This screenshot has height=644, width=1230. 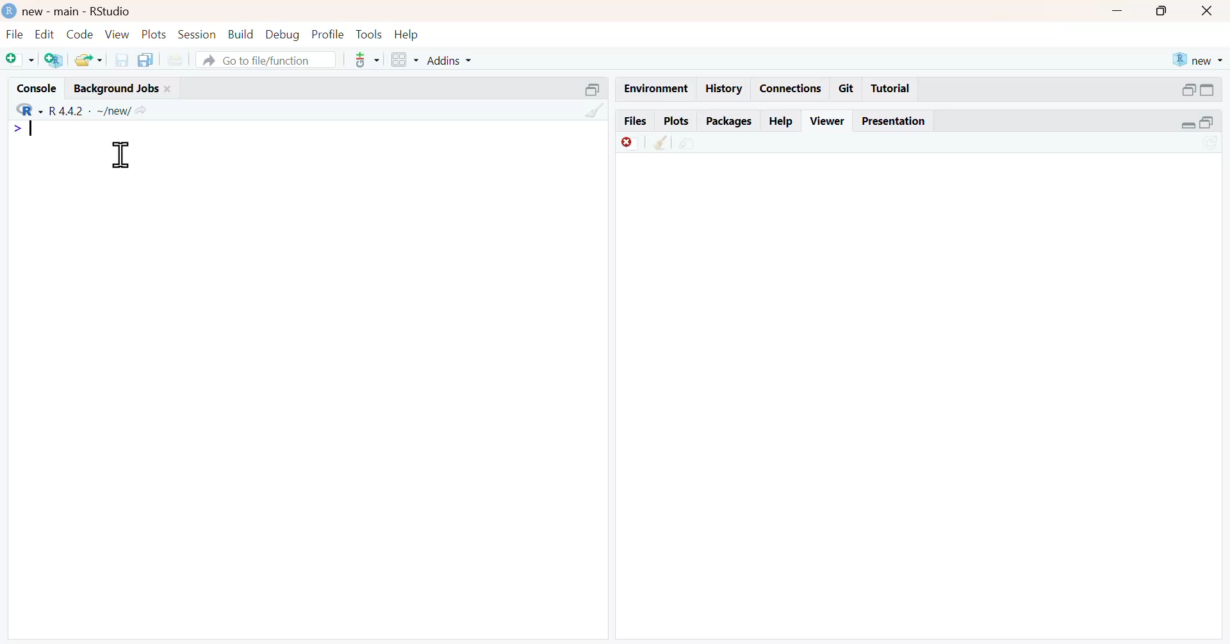 I want to click on presentation, so click(x=896, y=121).